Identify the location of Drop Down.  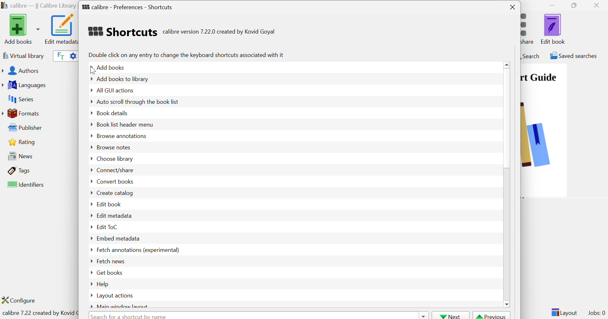
(90, 91).